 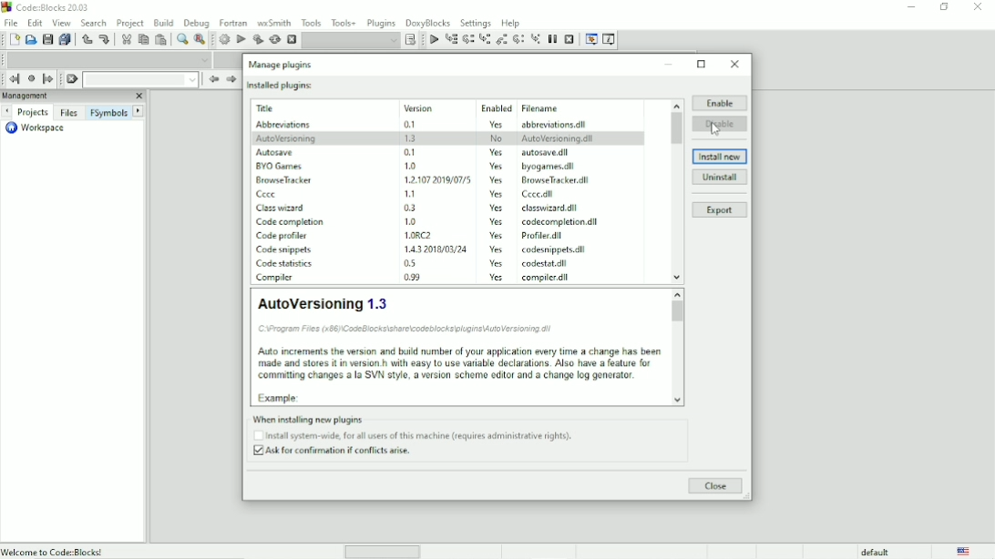 What do you see at coordinates (719, 101) in the screenshot?
I see `Enable` at bounding box center [719, 101].